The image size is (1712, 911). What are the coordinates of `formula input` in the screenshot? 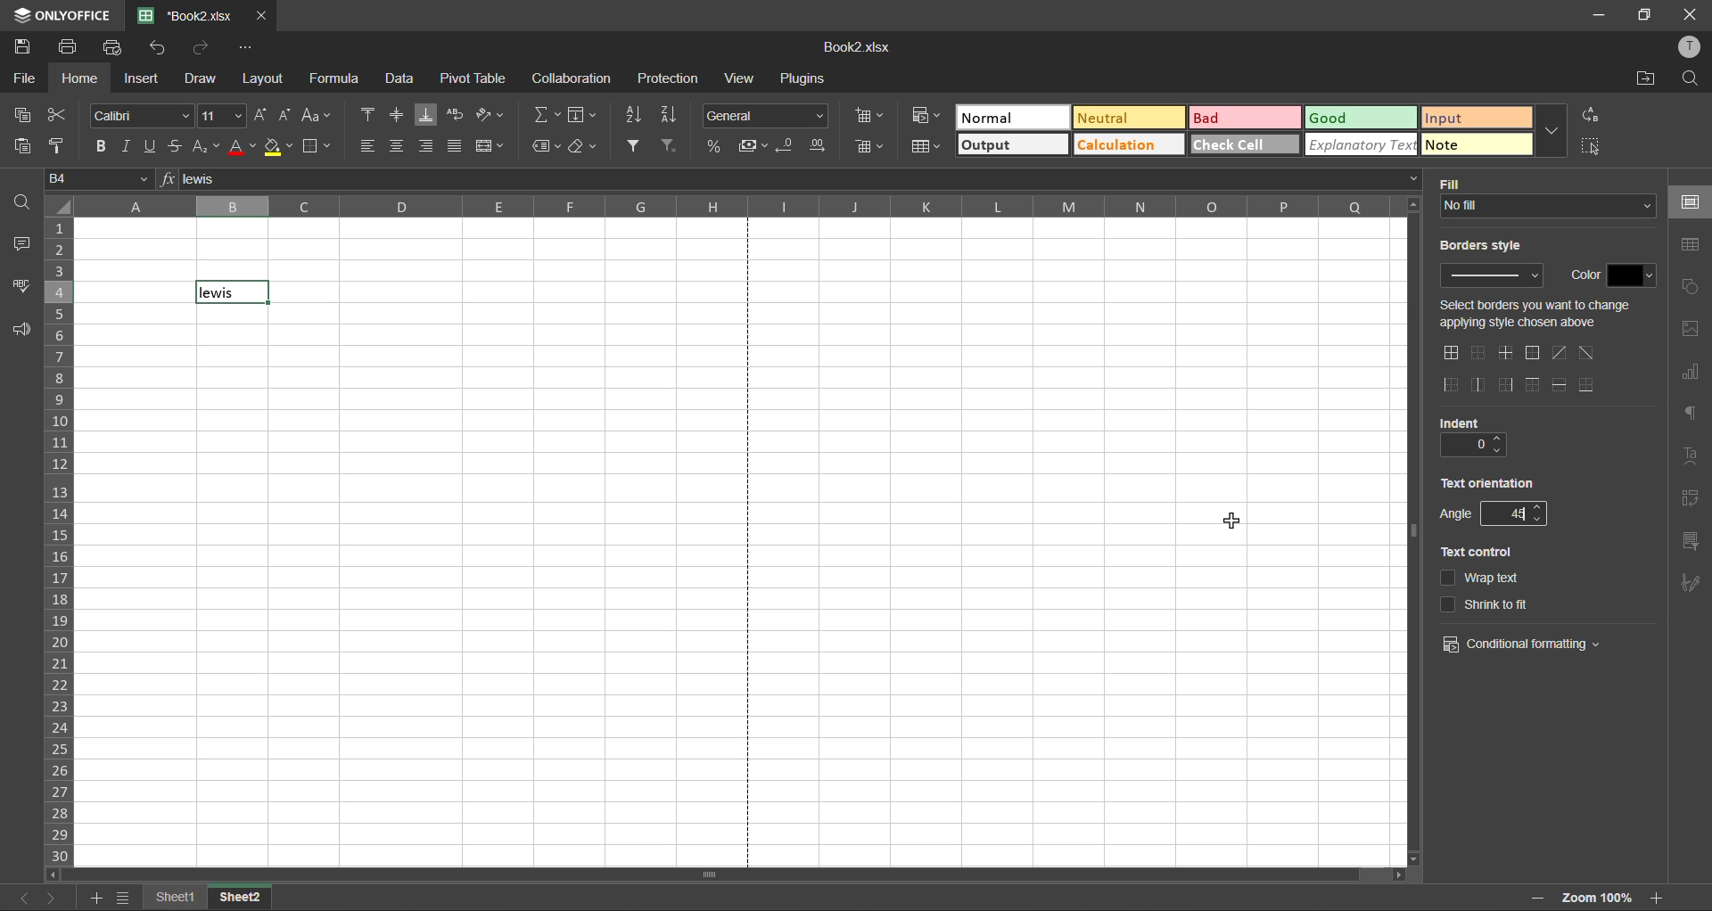 It's located at (164, 181).